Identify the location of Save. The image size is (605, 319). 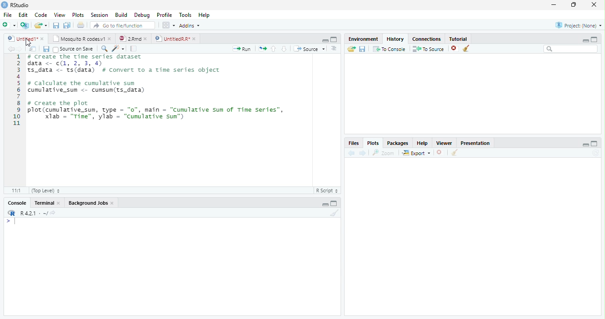
(56, 26).